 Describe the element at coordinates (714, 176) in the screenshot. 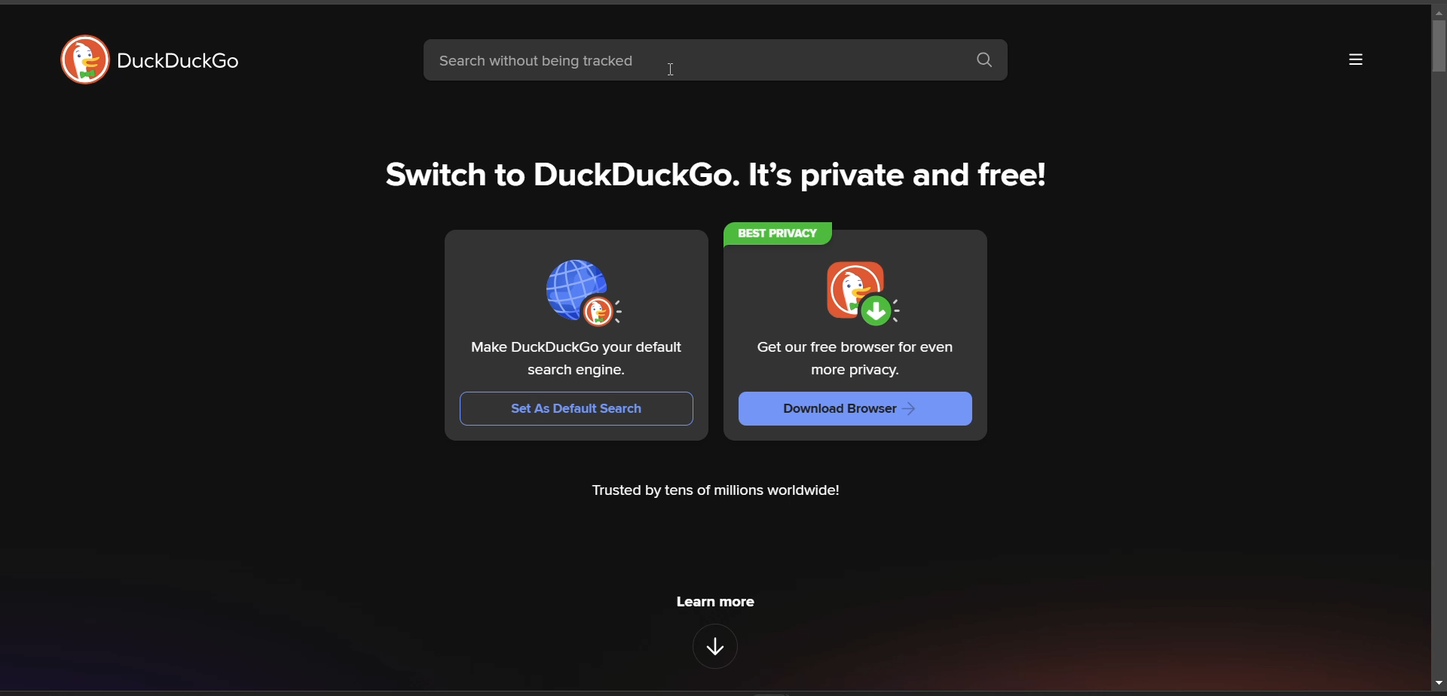

I see `Switch to DuckDuckGo. It’s private and free!` at that location.